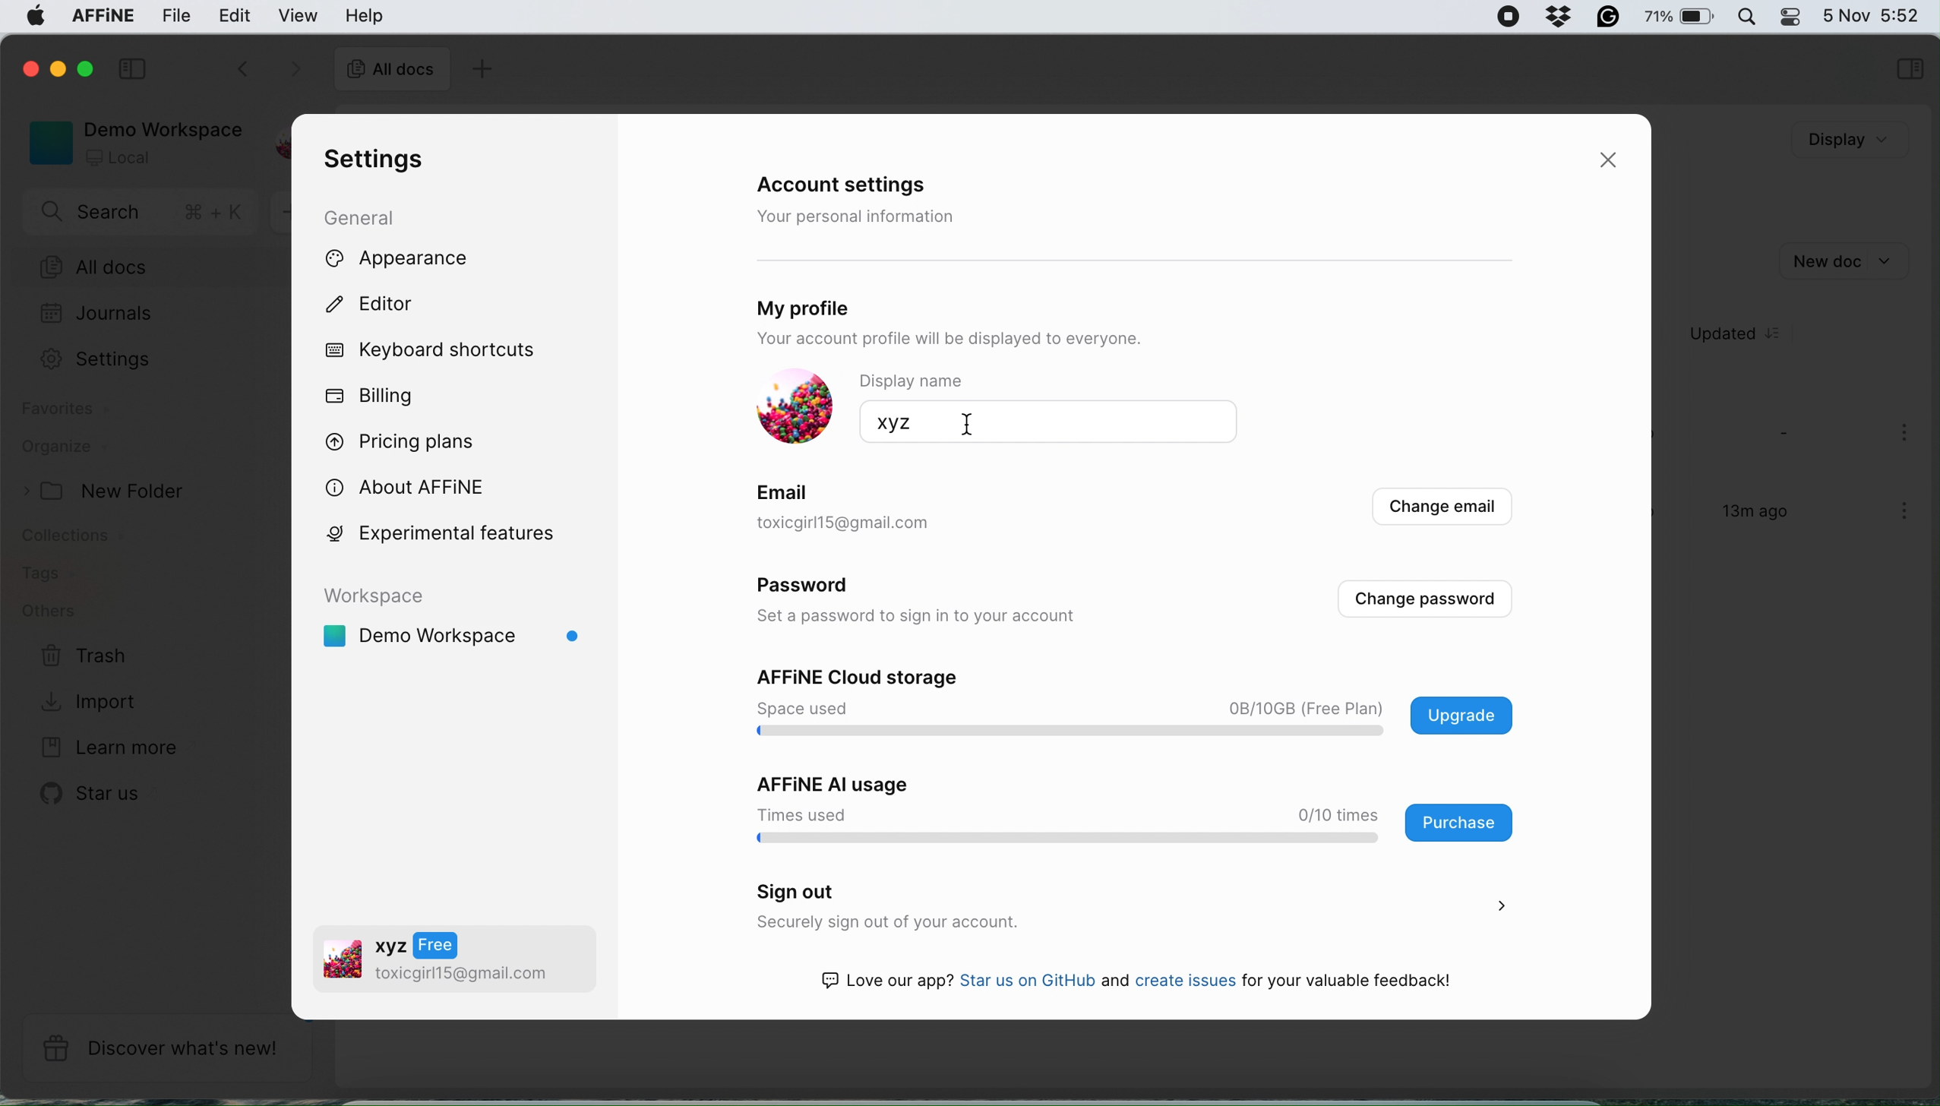 The height and width of the screenshot is (1106, 1940). Describe the element at coordinates (301, 15) in the screenshot. I see `view` at that location.